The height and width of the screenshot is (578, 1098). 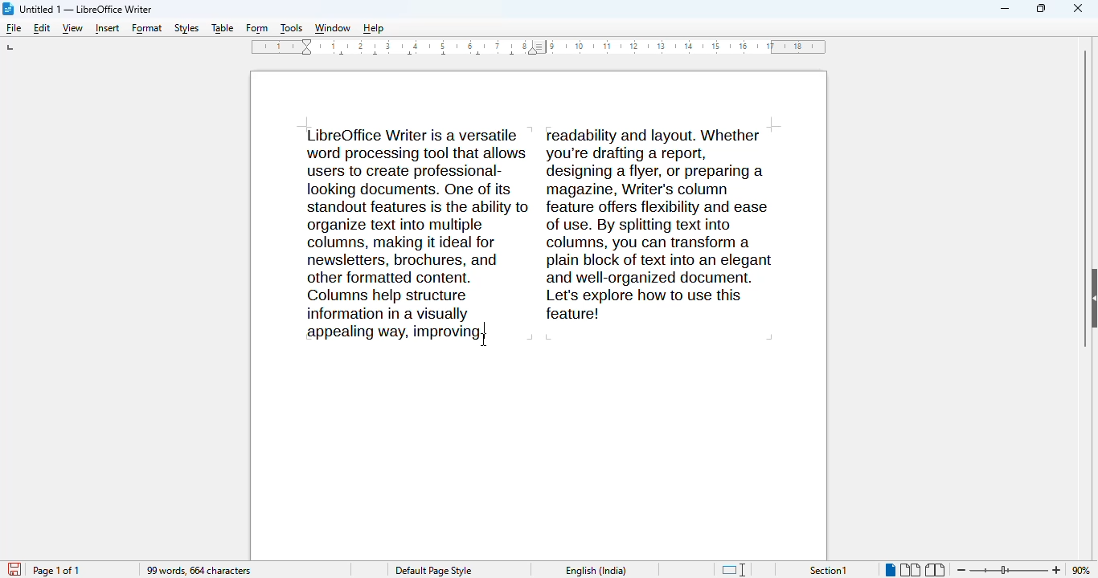 What do you see at coordinates (307, 47) in the screenshot?
I see `Indent markers` at bounding box center [307, 47].